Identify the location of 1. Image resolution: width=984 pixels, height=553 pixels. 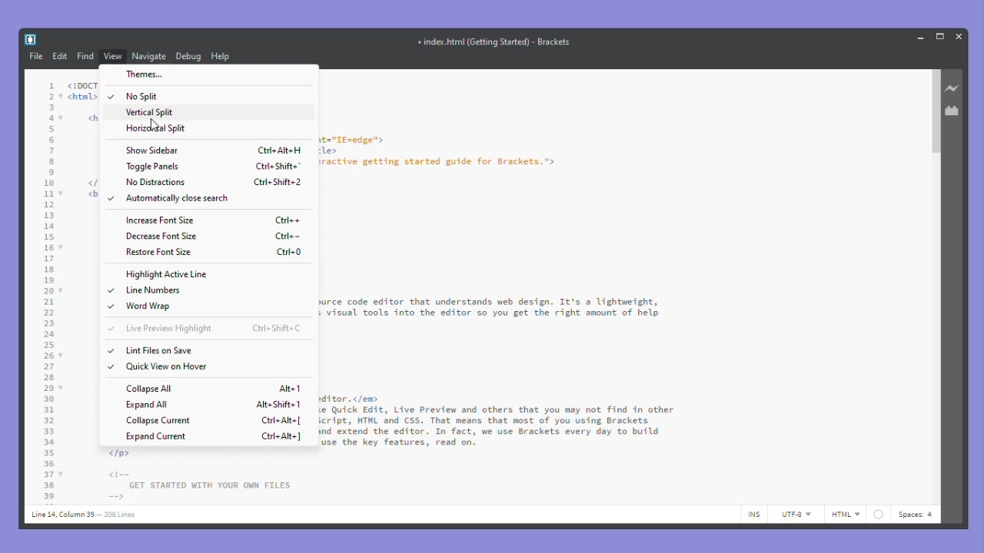
(52, 85).